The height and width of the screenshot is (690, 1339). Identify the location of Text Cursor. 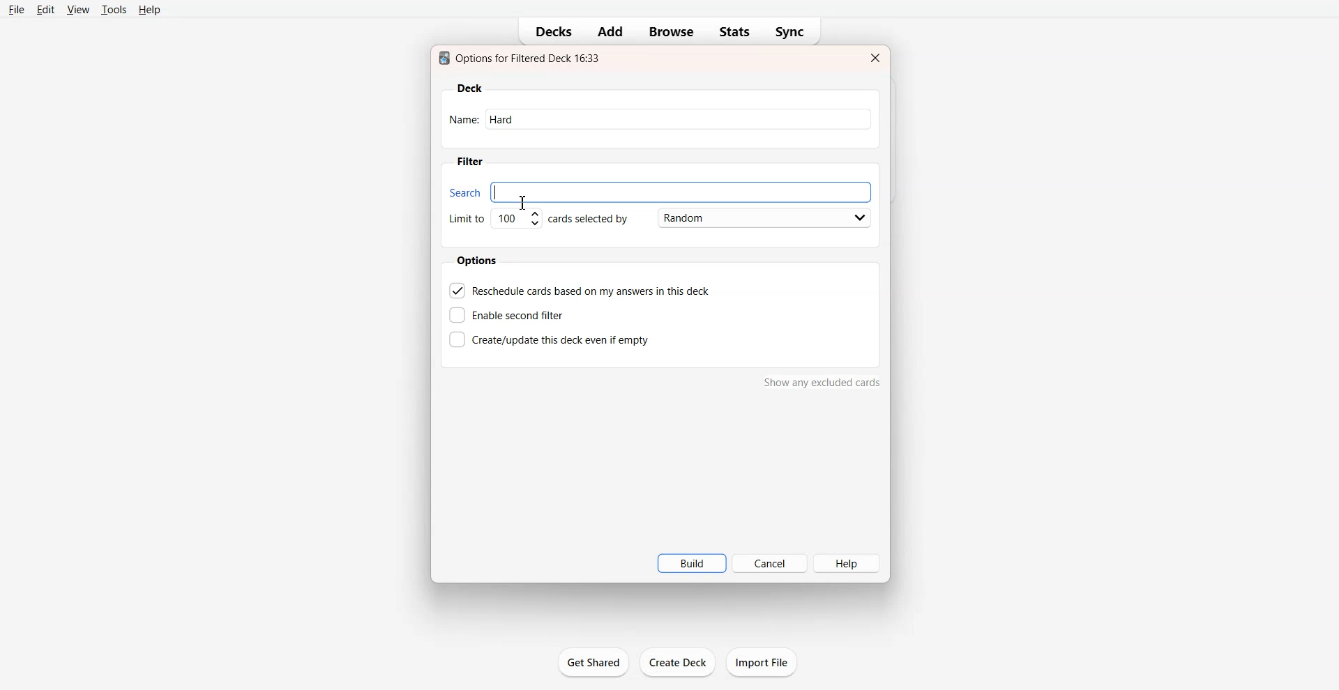
(524, 202).